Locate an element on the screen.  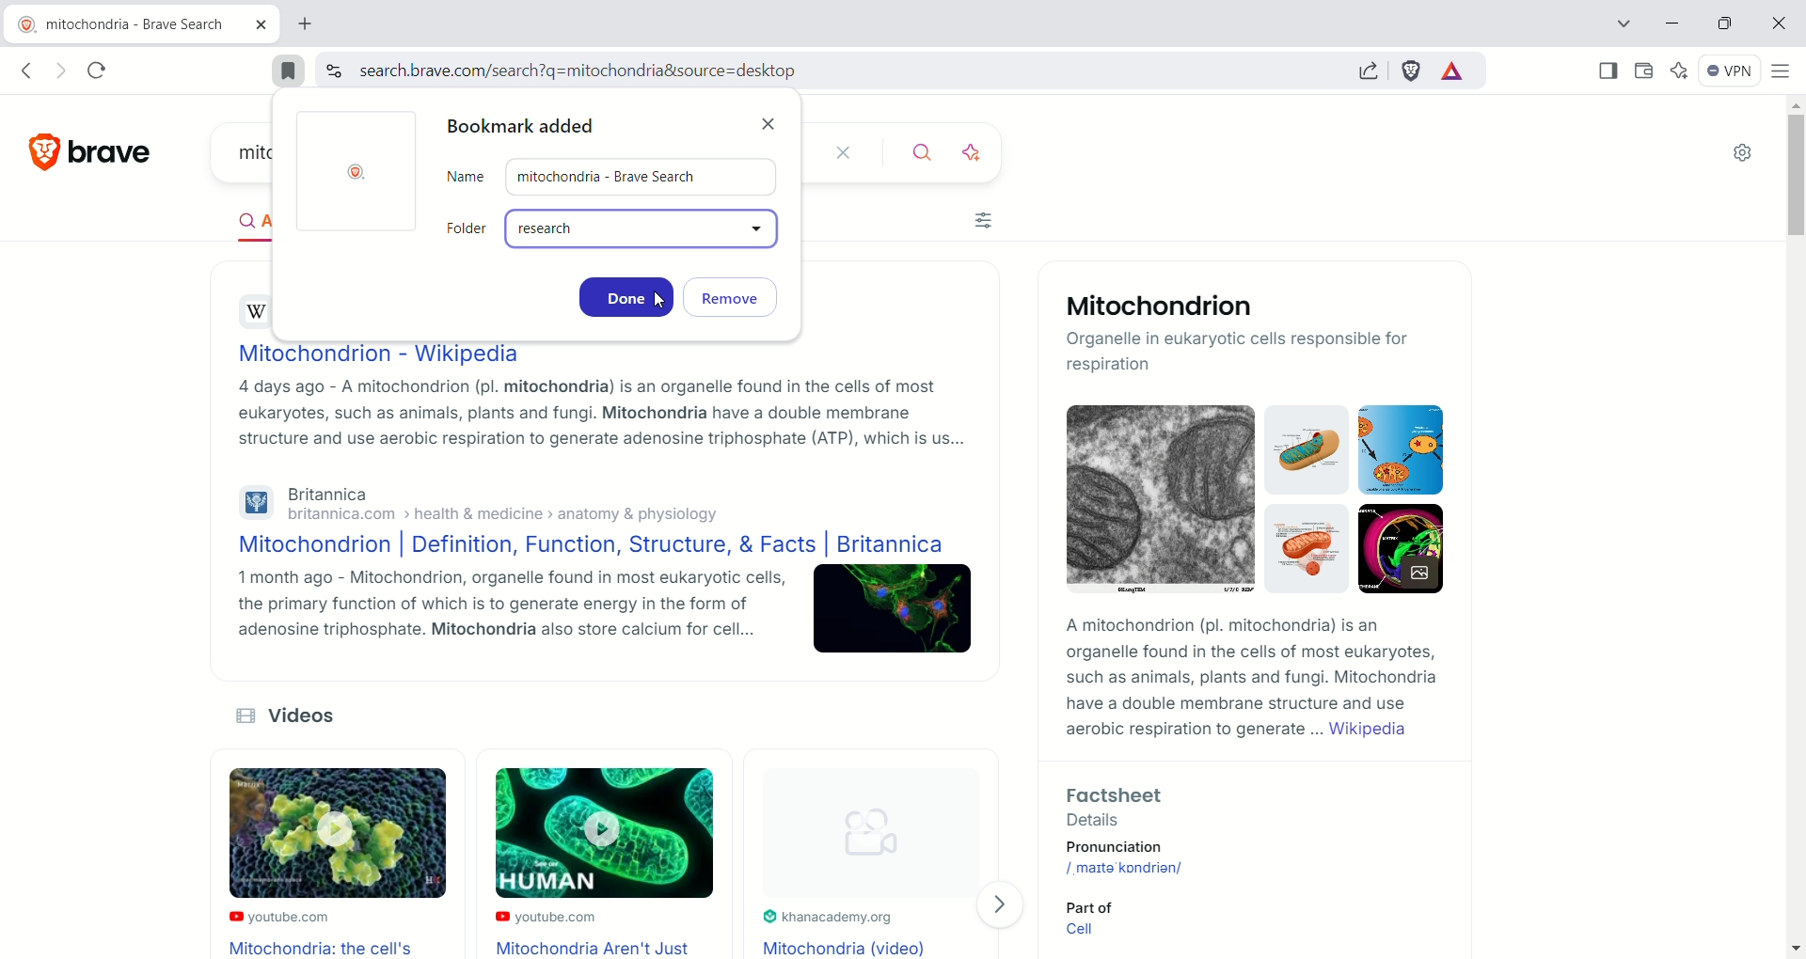
name is located at coordinates (614, 177).